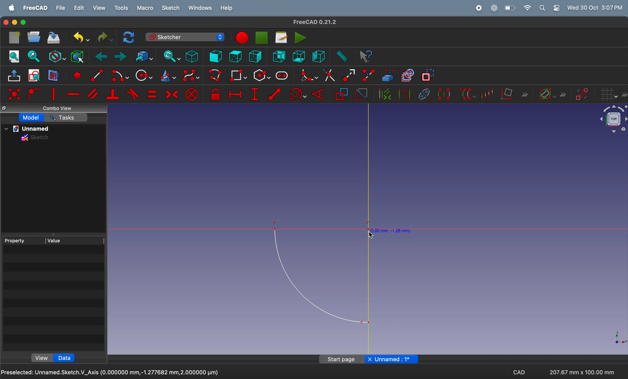 This screenshot has width=628, height=379. Describe the element at coordinates (275, 96) in the screenshot. I see `constrain distance` at that location.